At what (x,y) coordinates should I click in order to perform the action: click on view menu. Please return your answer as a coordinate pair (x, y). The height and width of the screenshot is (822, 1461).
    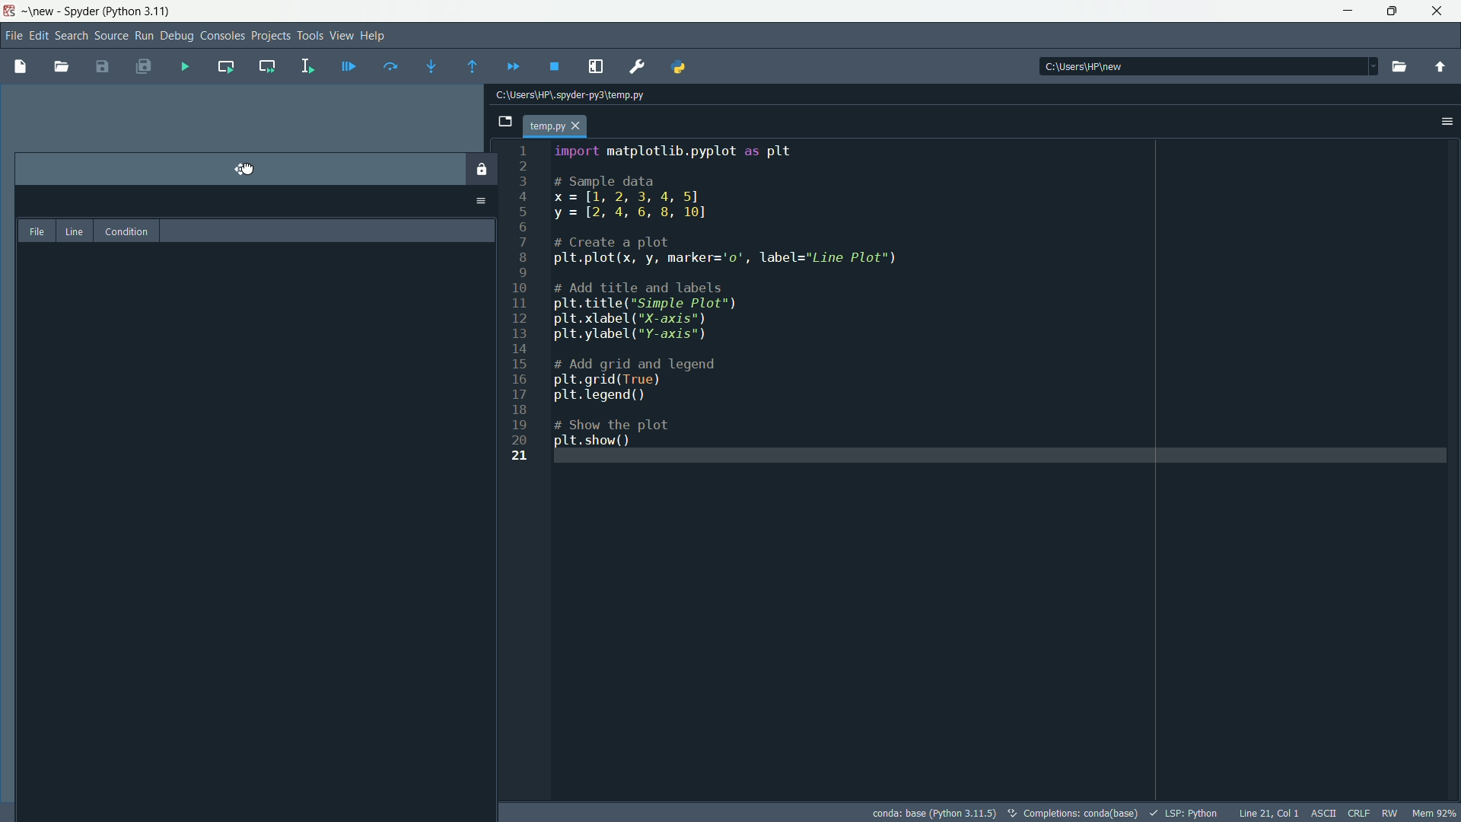
    Looking at the image, I should click on (341, 35).